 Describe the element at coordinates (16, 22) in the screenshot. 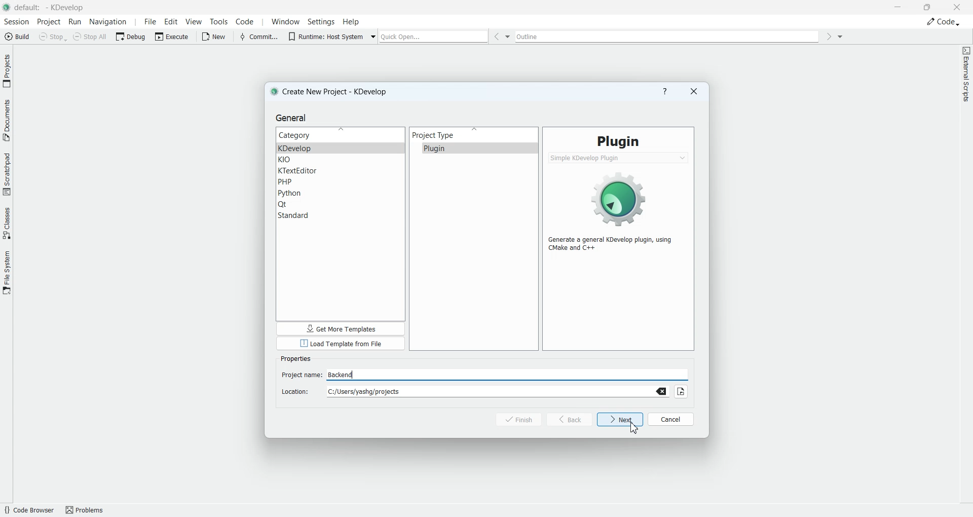

I see `Session` at that location.